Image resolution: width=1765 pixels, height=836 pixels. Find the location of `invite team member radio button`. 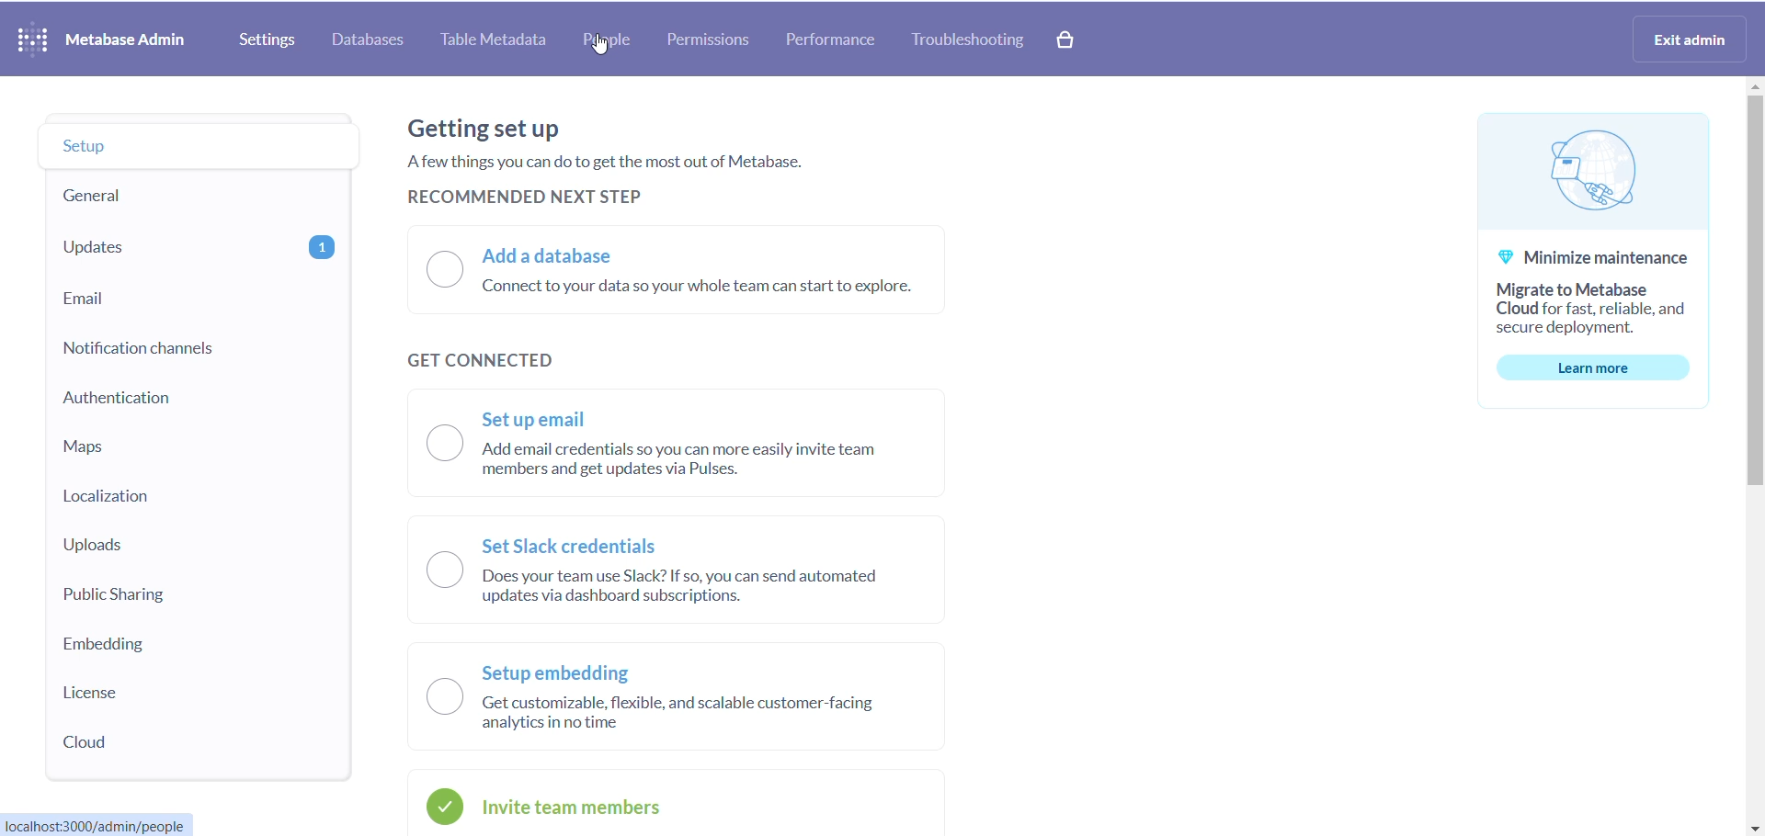

invite team member radio button is located at coordinates (576, 808).